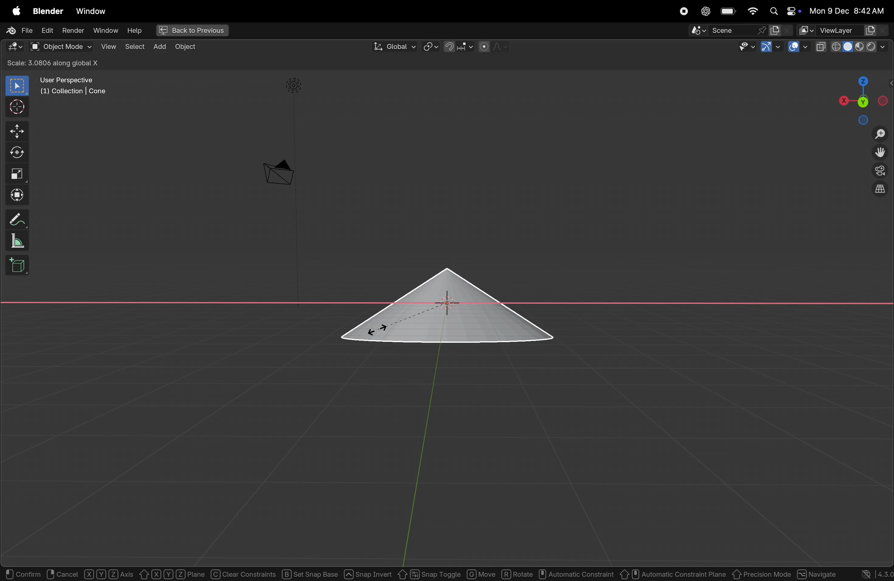 The height and width of the screenshot is (581, 894). Describe the element at coordinates (780, 30) in the screenshot. I see `new scene` at that location.